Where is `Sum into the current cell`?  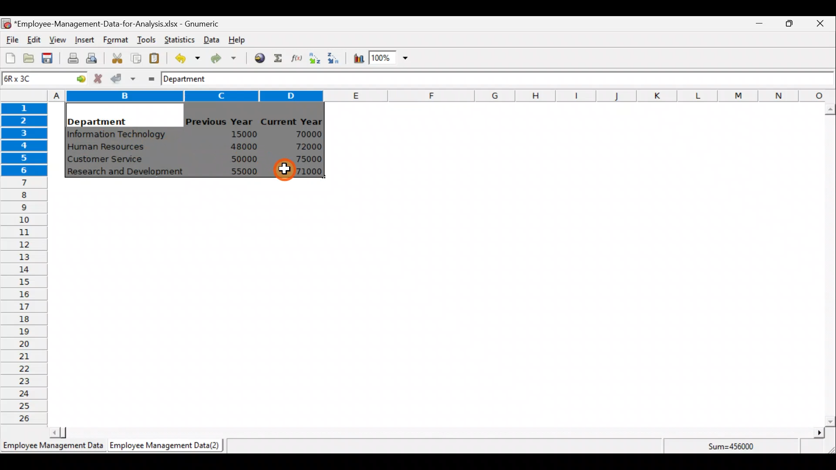 Sum into the current cell is located at coordinates (276, 58).